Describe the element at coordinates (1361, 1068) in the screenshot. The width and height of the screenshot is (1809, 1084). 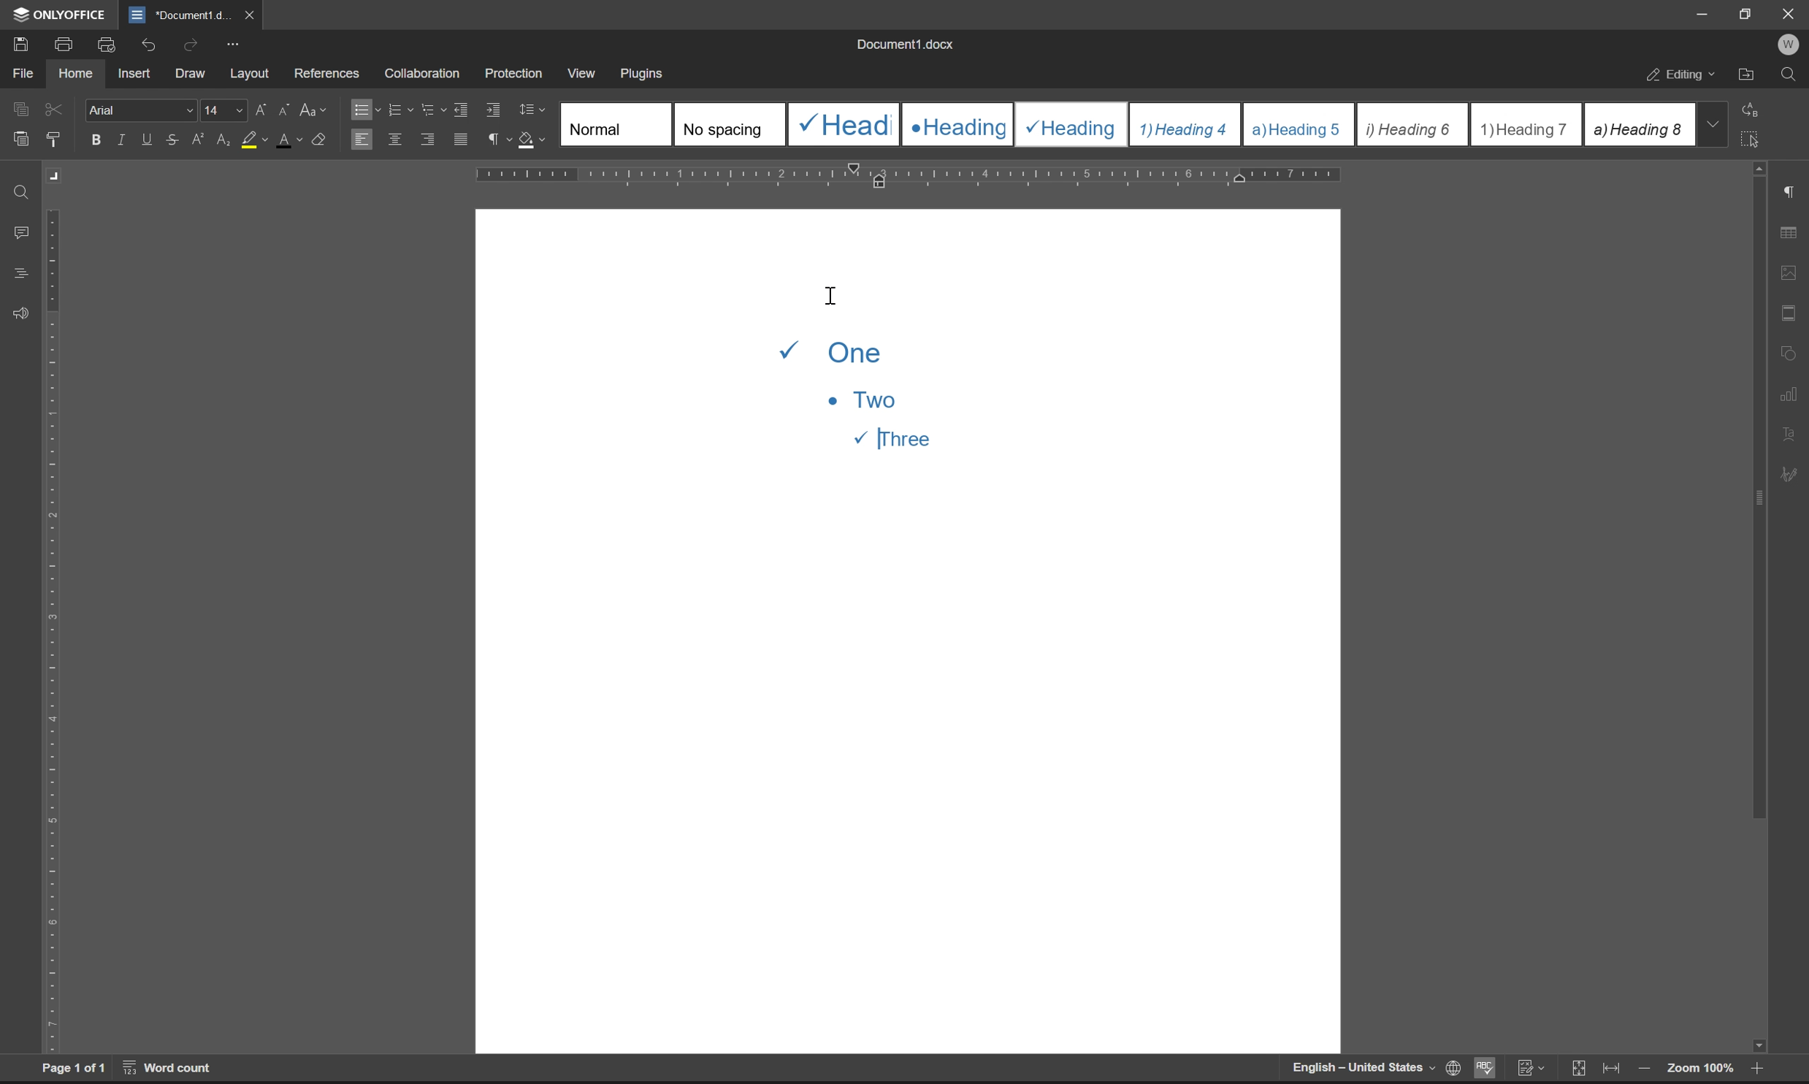
I see `English-United States` at that location.